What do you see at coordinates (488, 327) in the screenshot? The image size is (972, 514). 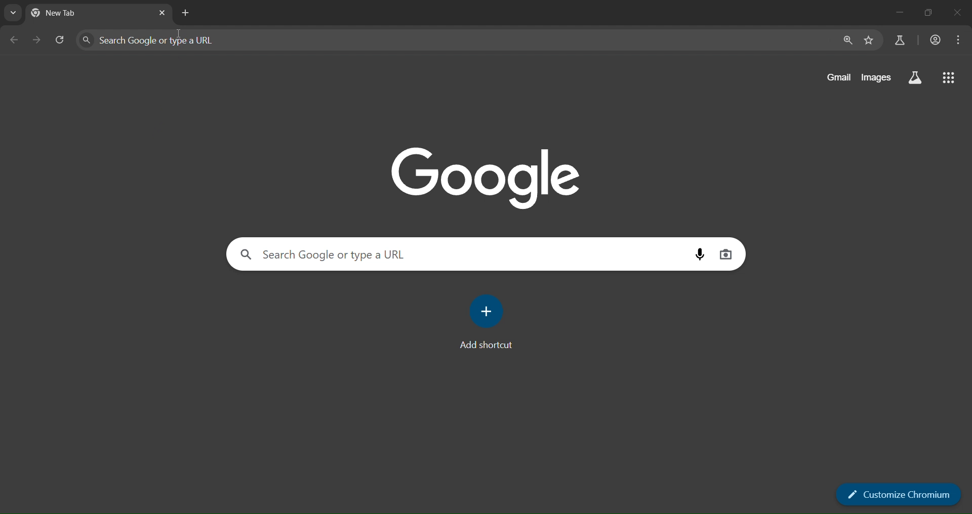 I see `add shortcut` at bounding box center [488, 327].